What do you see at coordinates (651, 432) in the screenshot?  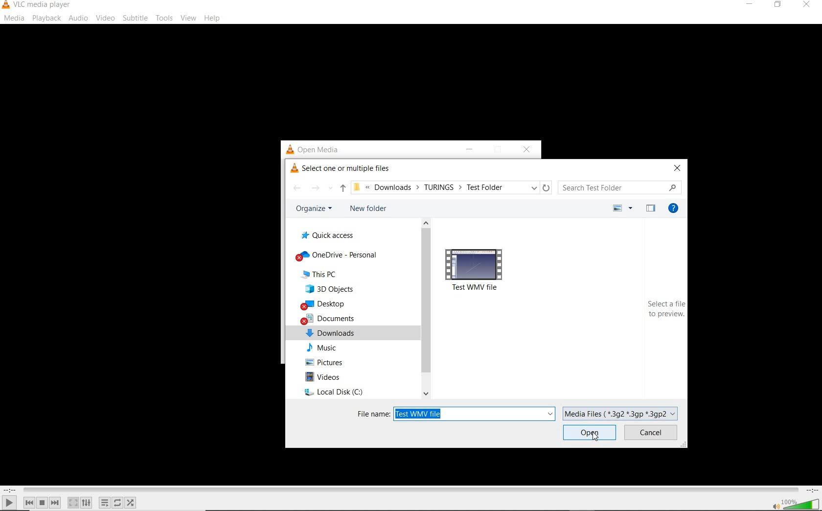 I see `cancel` at bounding box center [651, 432].